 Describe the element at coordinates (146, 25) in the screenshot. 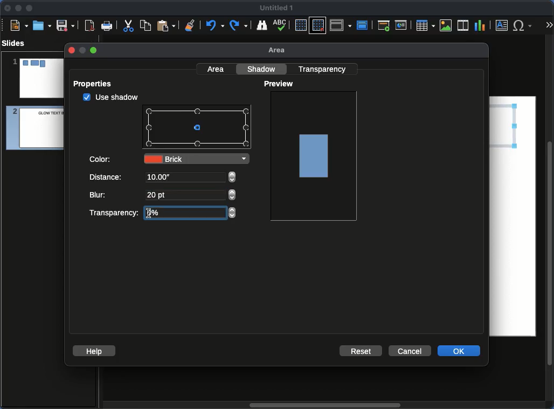

I see `Copy` at that location.